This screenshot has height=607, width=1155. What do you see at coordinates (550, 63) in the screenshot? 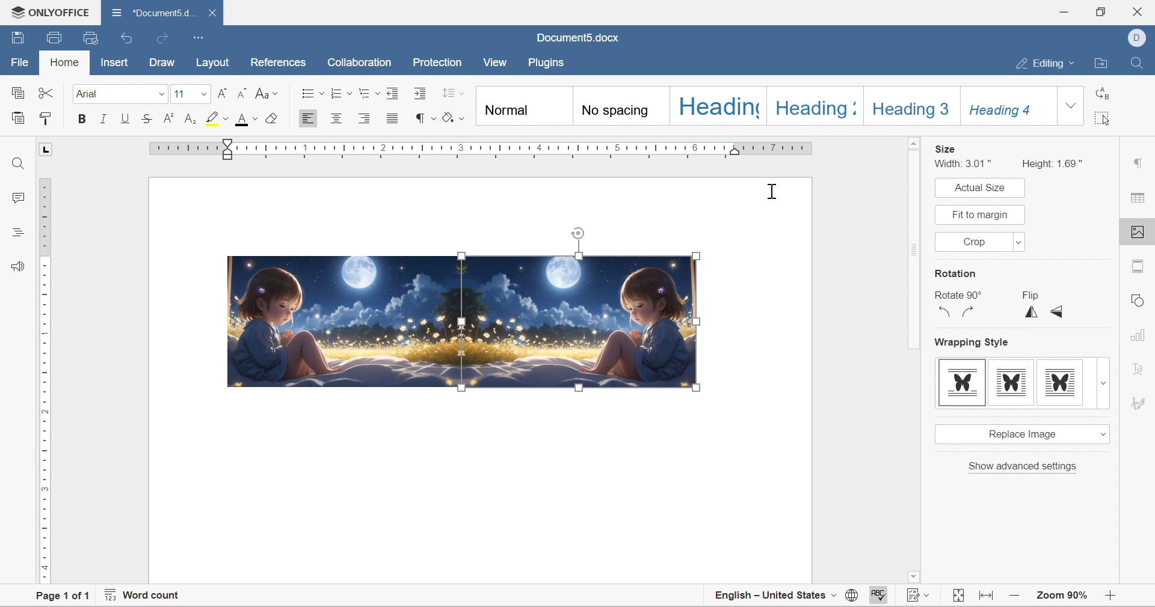
I see `plugins` at bounding box center [550, 63].